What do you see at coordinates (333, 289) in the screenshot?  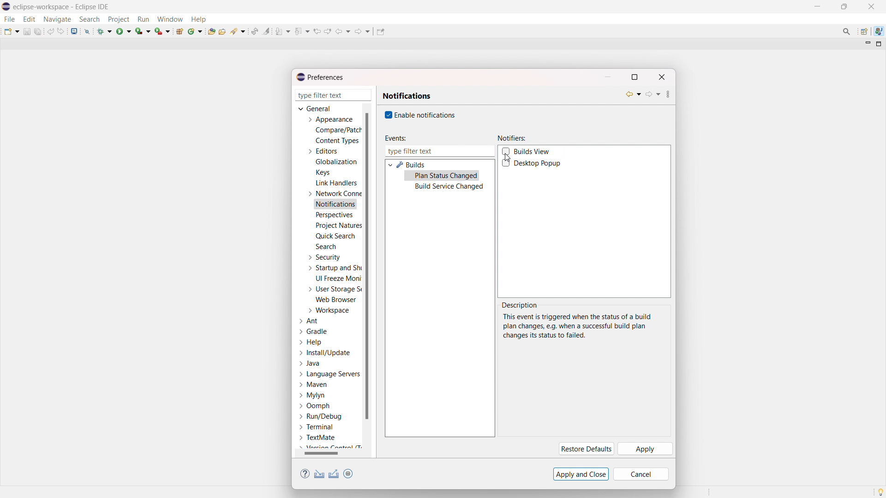 I see `user storage service` at bounding box center [333, 289].